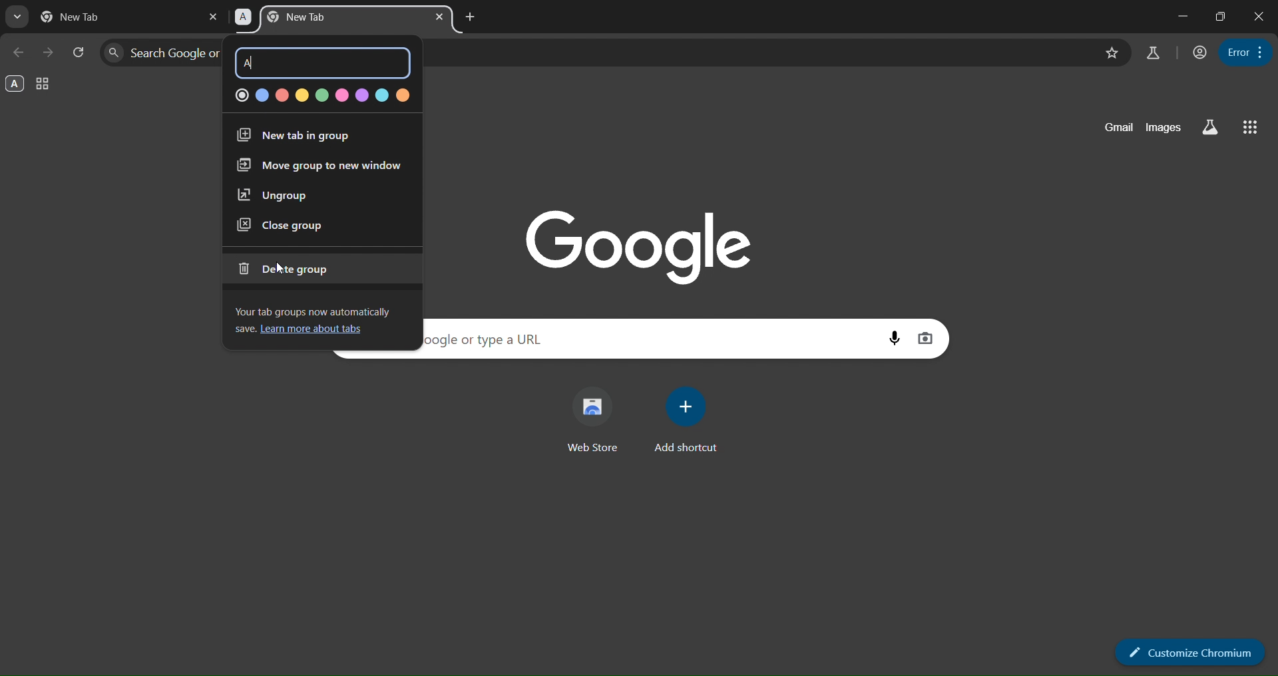 This screenshot has width=1278, height=676. What do you see at coordinates (1163, 128) in the screenshot?
I see `images` at bounding box center [1163, 128].